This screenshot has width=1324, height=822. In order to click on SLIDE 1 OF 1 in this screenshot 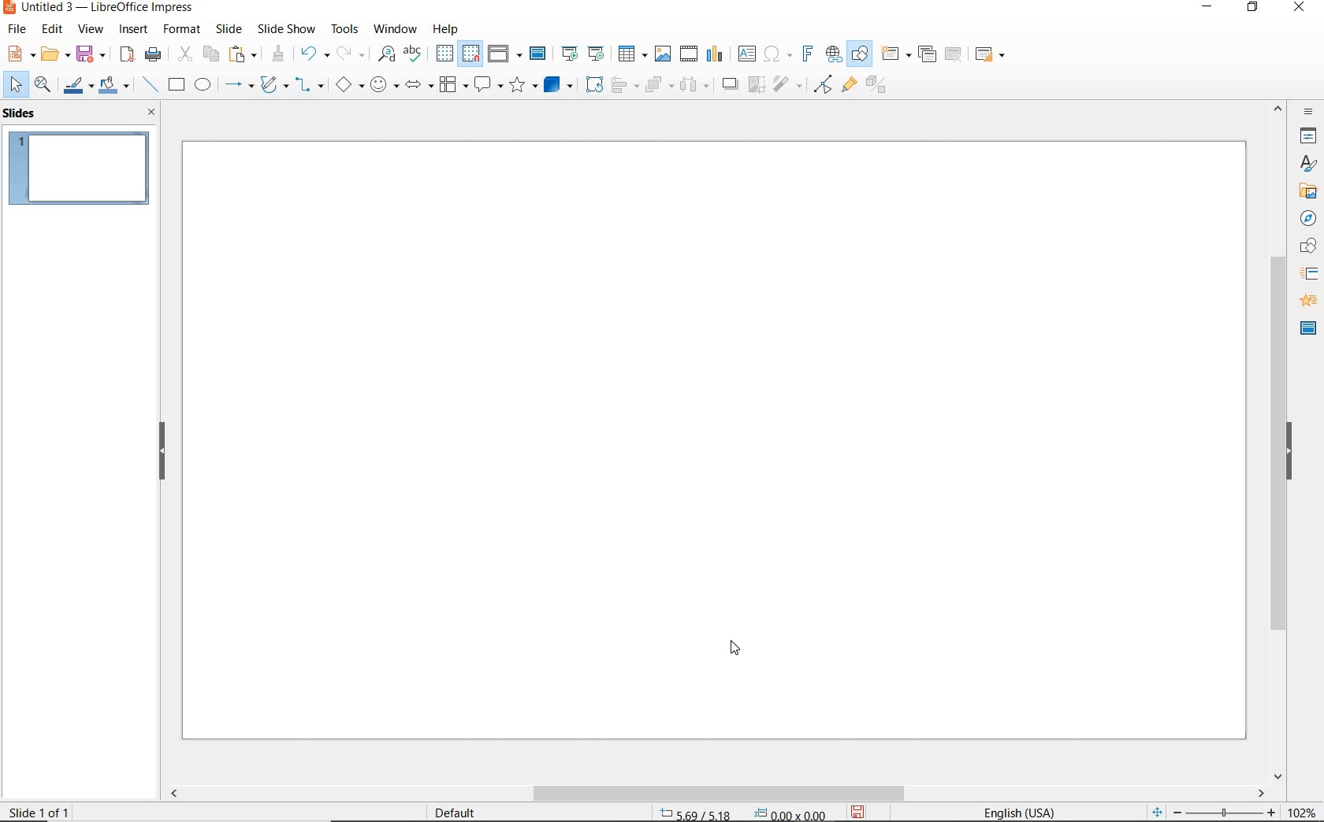, I will do `click(38, 812)`.